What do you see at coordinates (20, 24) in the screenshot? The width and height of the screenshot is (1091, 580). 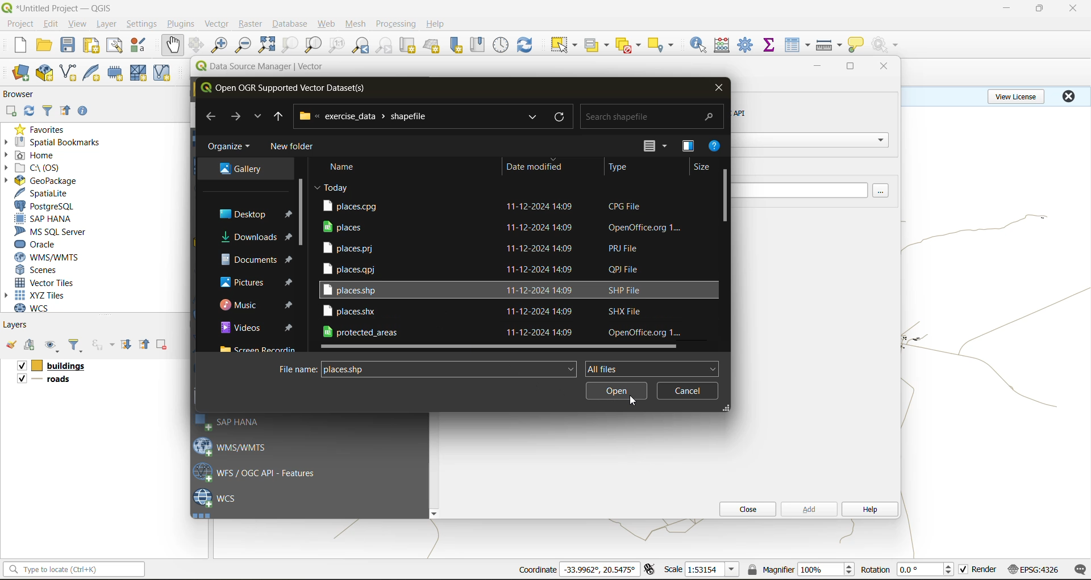 I see `project` at bounding box center [20, 24].